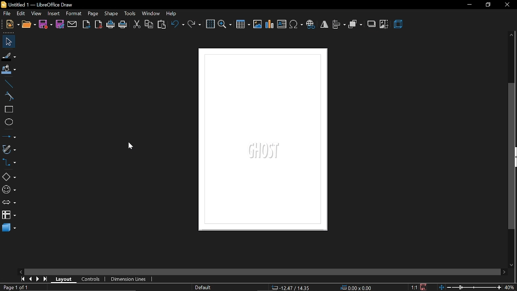 This screenshot has height=291, width=517. What do you see at coordinates (177, 25) in the screenshot?
I see `undo` at bounding box center [177, 25].